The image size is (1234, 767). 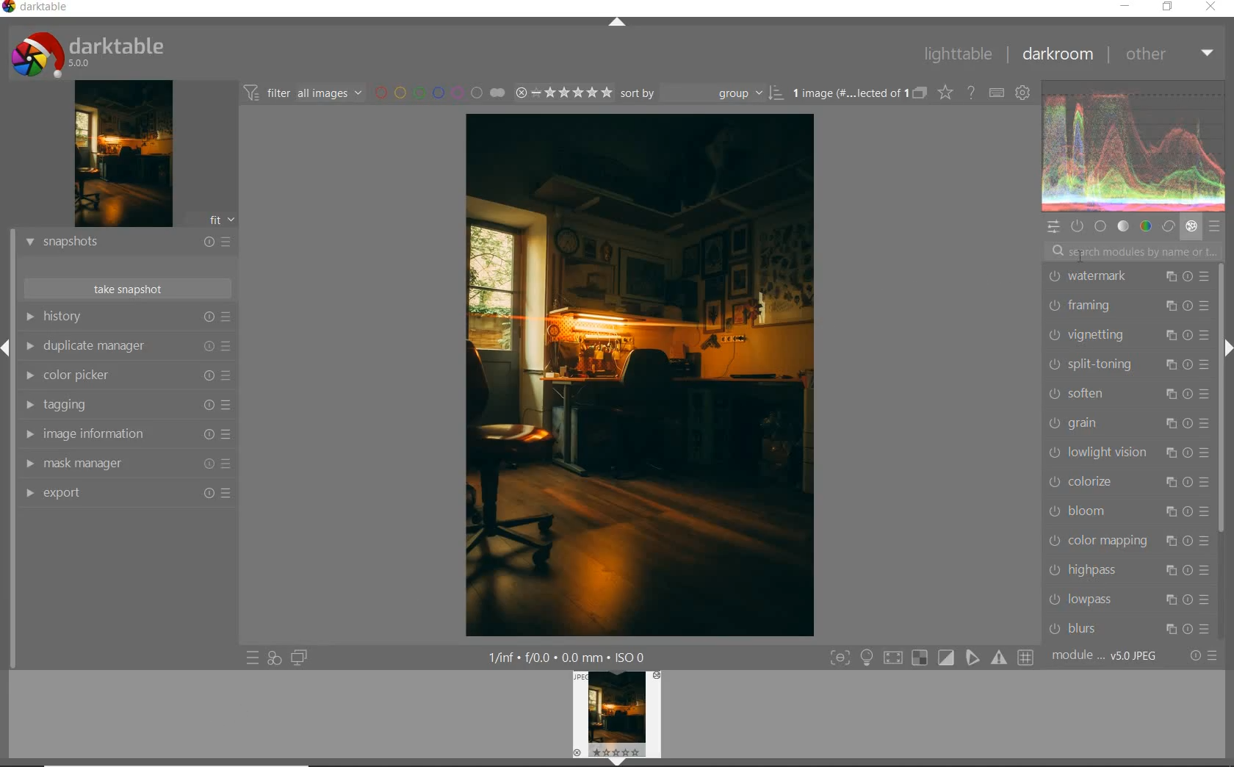 I want to click on tagging, so click(x=127, y=404).